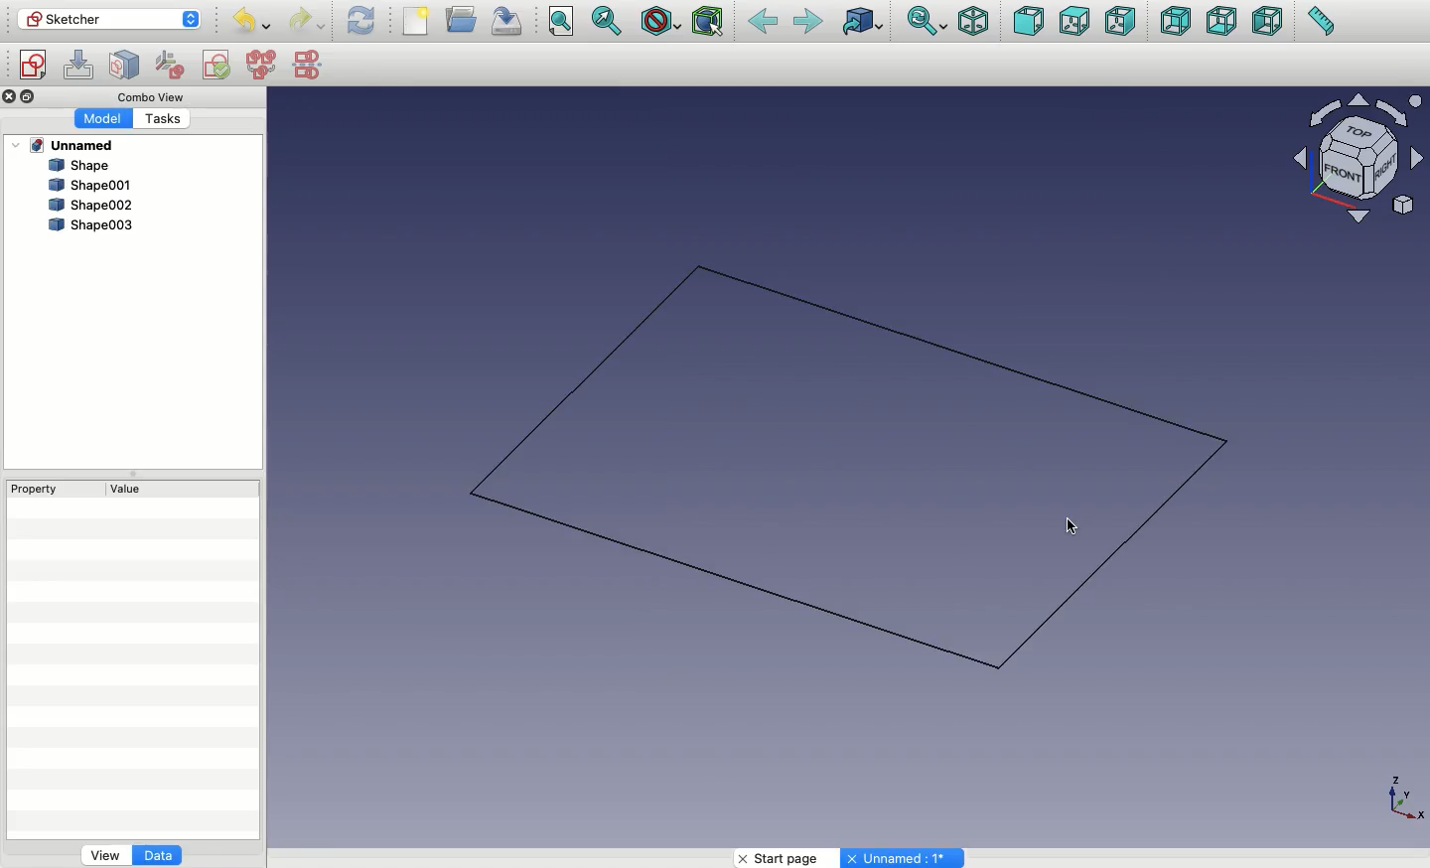  I want to click on Fit selection, so click(607, 21).